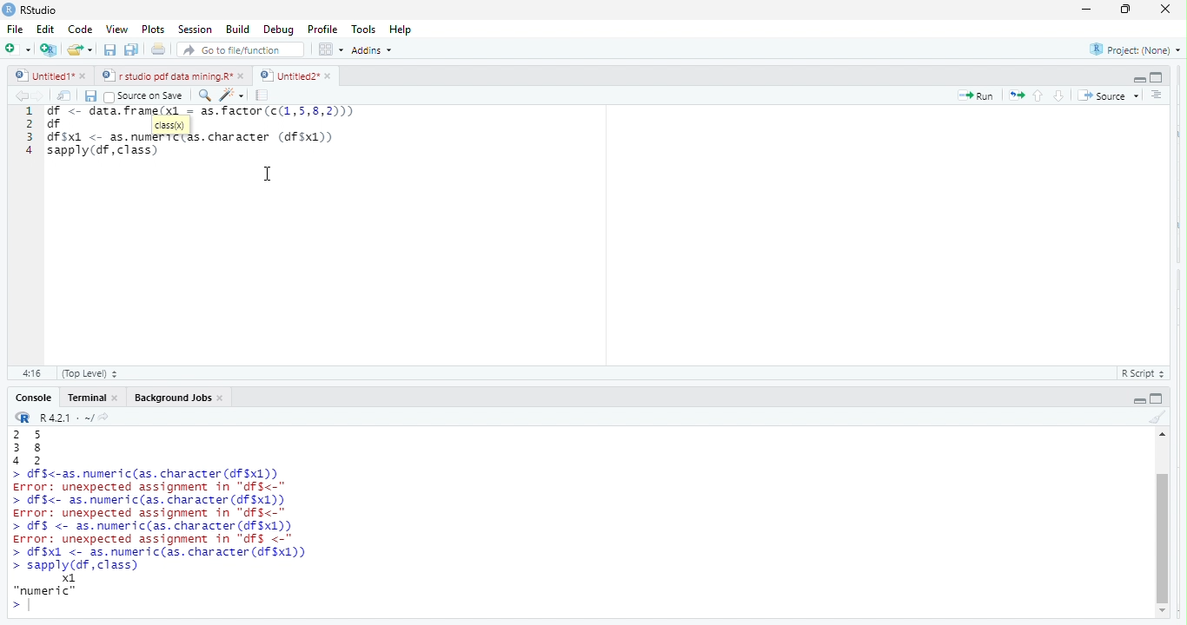 This screenshot has height=625, width=1187. Describe the element at coordinates (322, 28) in the screenshot. I see `profile` at that location.